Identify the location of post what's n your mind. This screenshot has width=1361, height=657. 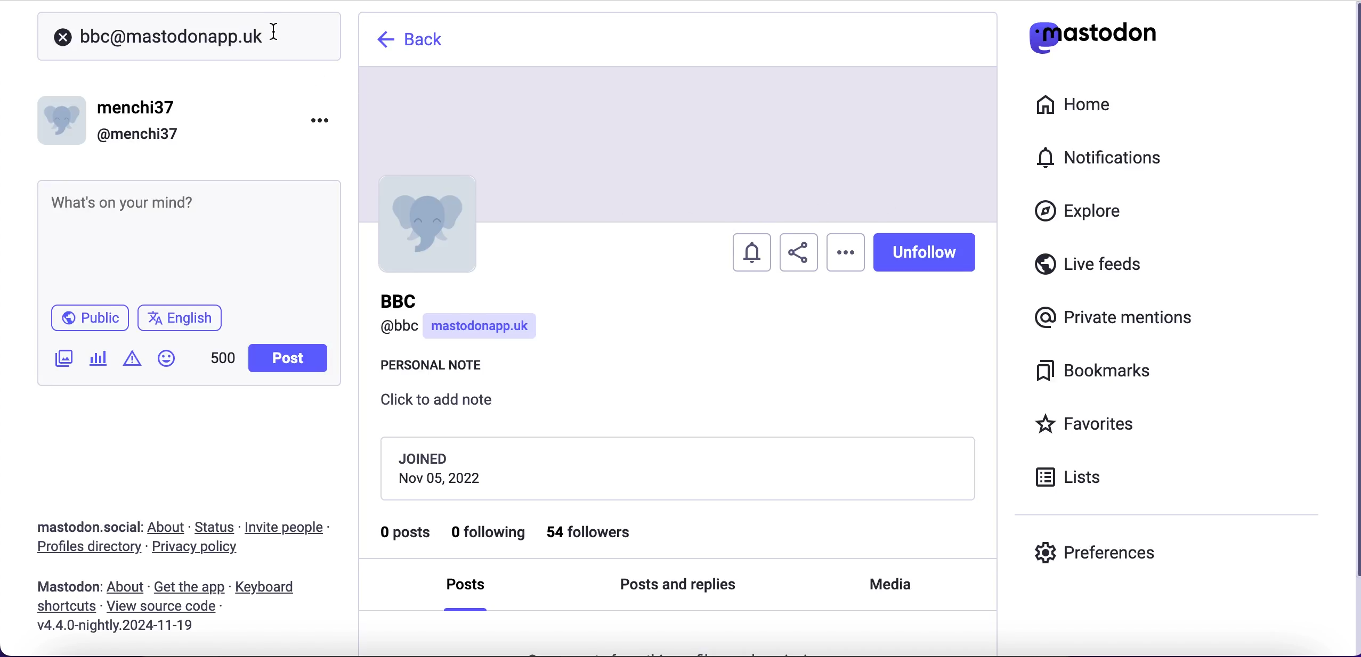
(190, 240).